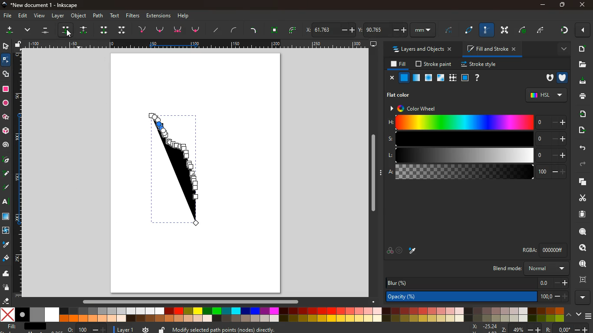  I want to click on fill and stroke, so click(492, 49).